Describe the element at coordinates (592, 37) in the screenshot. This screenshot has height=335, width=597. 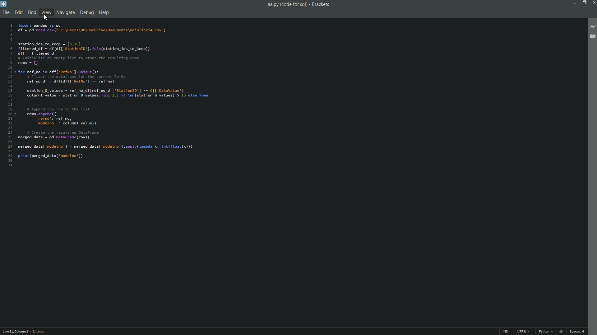
I see `extension manager` at that location.